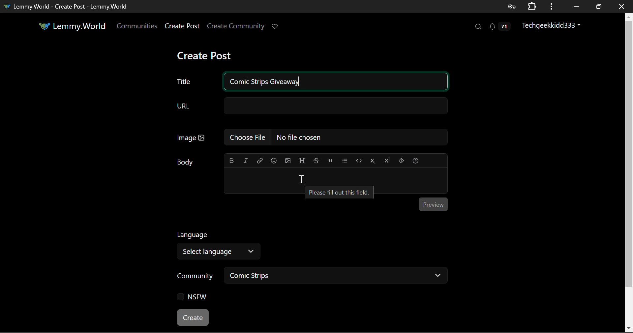  Describe the element at coordinates (194, 234) in the screenshot. I see `Language` at that location.